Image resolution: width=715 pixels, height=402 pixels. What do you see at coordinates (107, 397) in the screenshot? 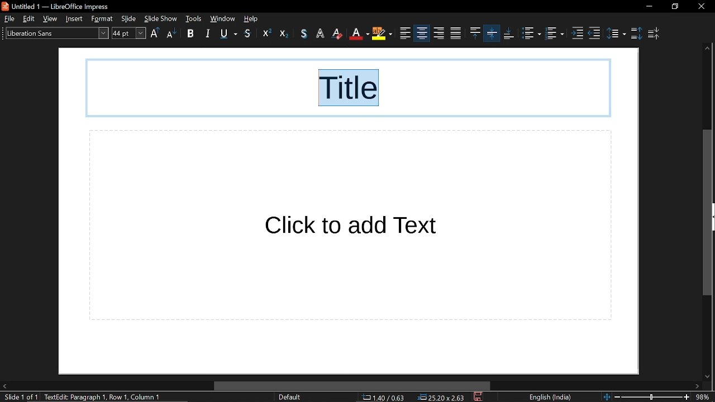
I see `text: edit paragraph 1, row 1, column 6` at bounding box center [107, 397].